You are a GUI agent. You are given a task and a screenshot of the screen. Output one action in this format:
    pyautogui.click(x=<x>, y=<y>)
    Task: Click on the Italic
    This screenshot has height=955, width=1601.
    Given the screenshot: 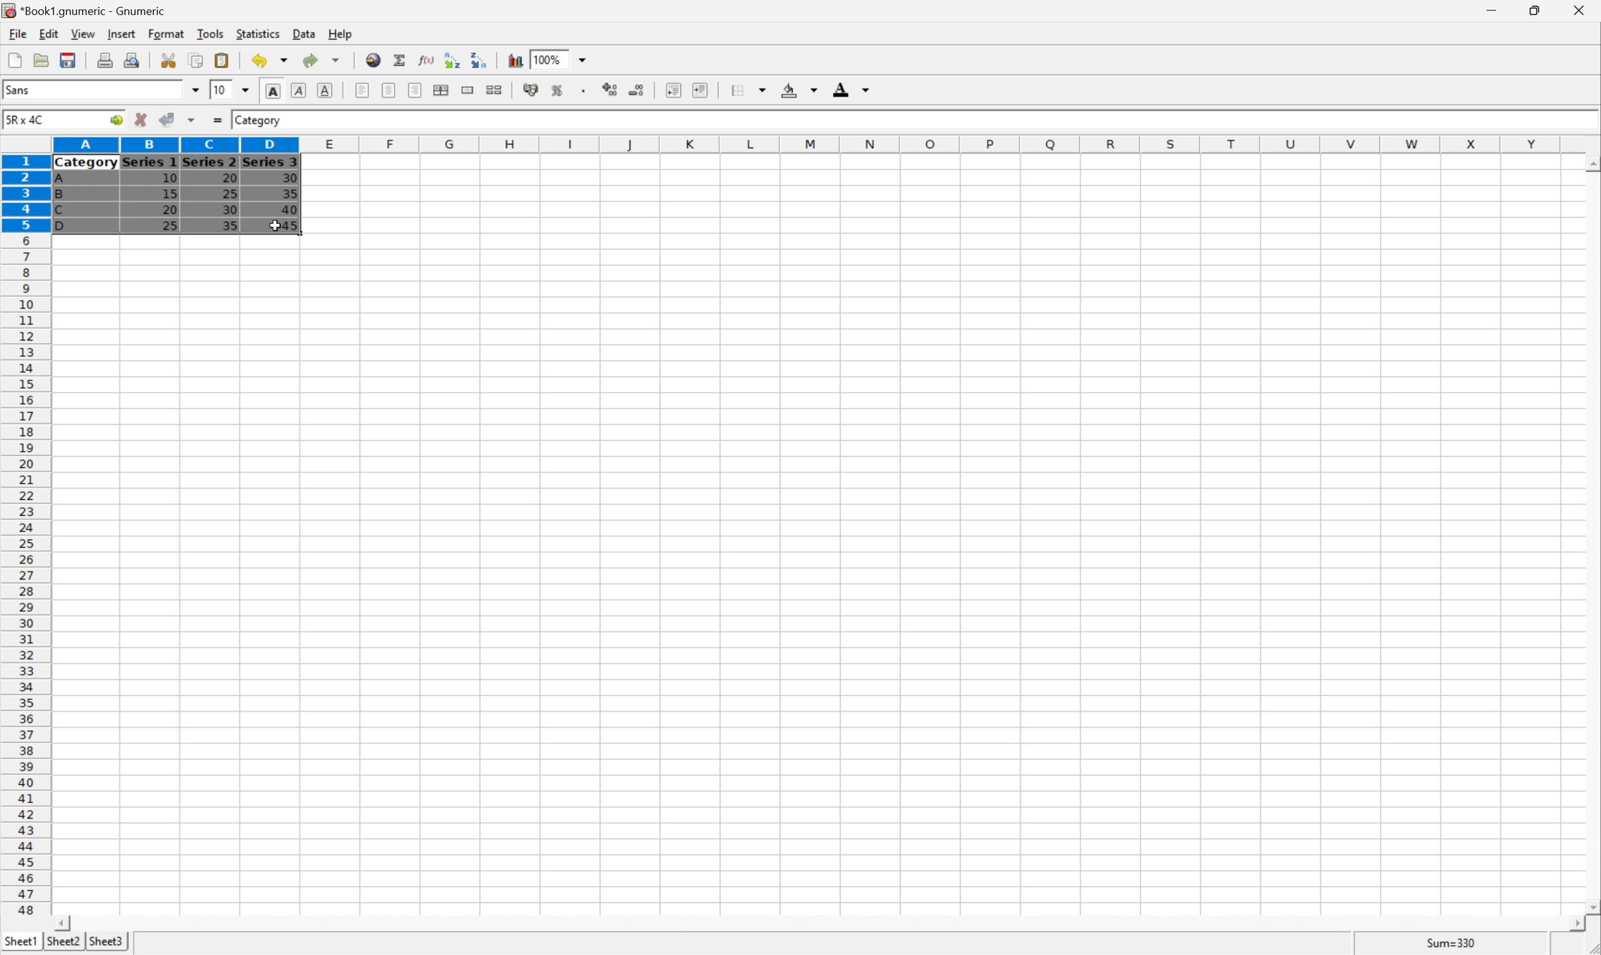 What is the action you would take?
    pyautogui.click(x=298, y=90)
    